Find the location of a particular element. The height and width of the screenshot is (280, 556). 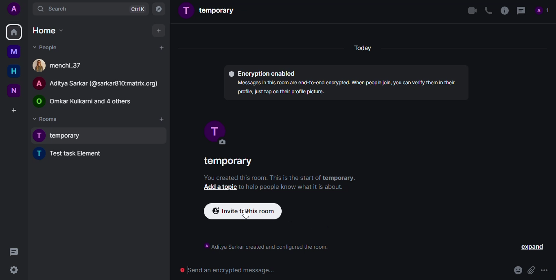

navigator is located at coordinates (158, 10).